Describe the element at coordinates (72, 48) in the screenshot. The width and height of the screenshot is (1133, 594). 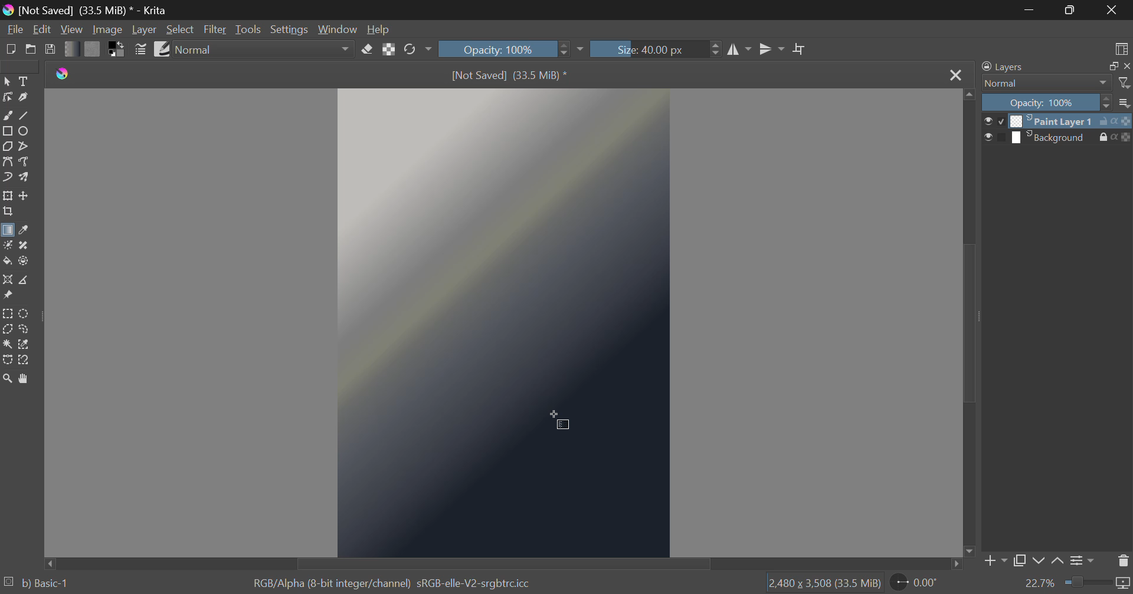
I see `Gradient` at that location.